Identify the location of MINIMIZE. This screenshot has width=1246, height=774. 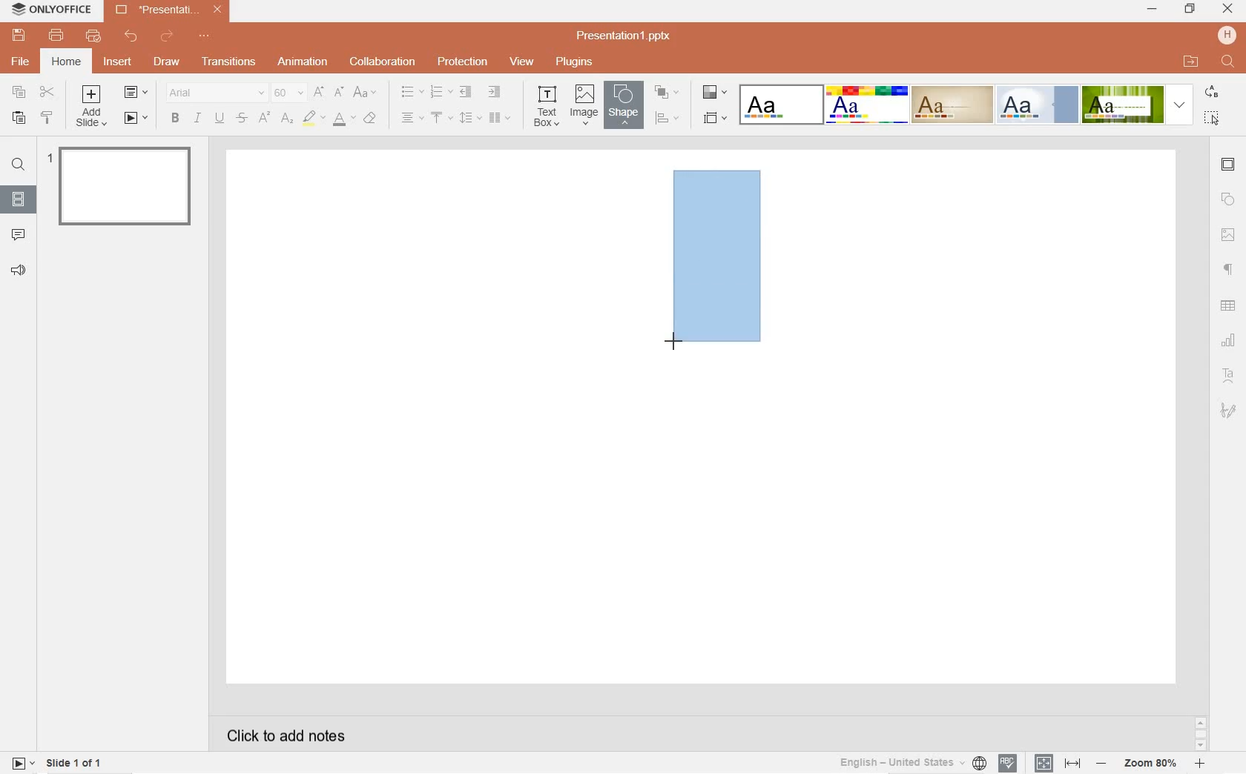
(1153, 10).